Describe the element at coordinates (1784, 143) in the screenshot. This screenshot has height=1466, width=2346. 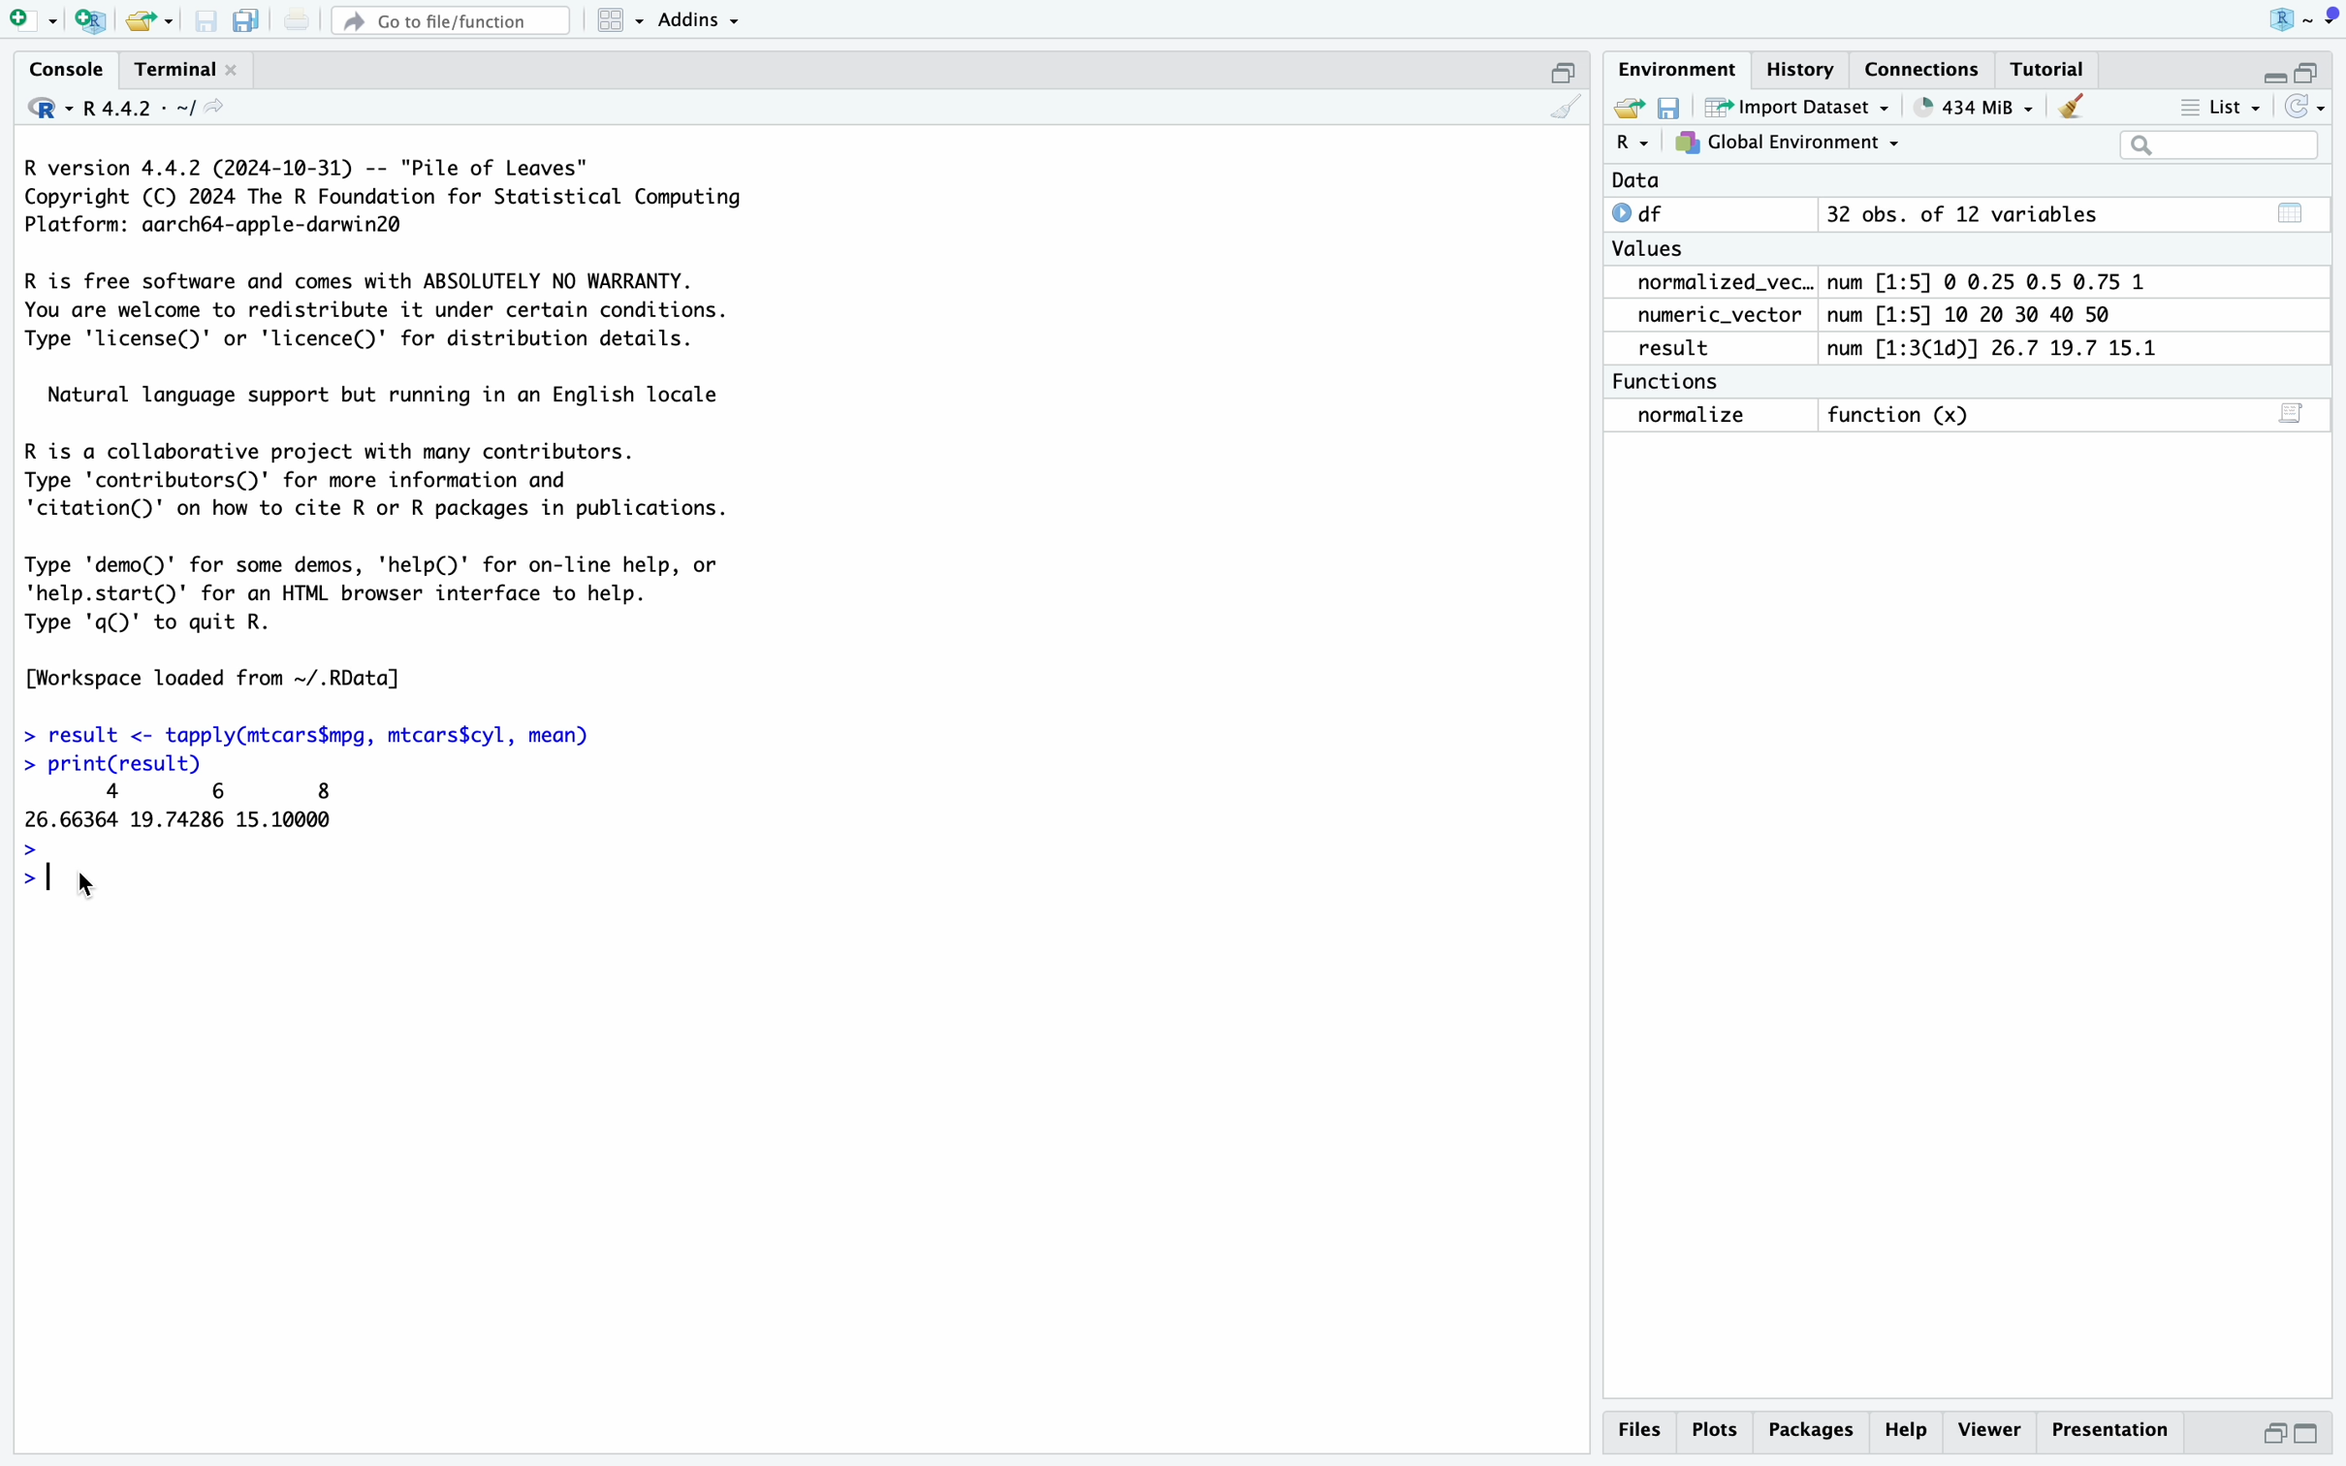
I see `Global Environment` at that location.